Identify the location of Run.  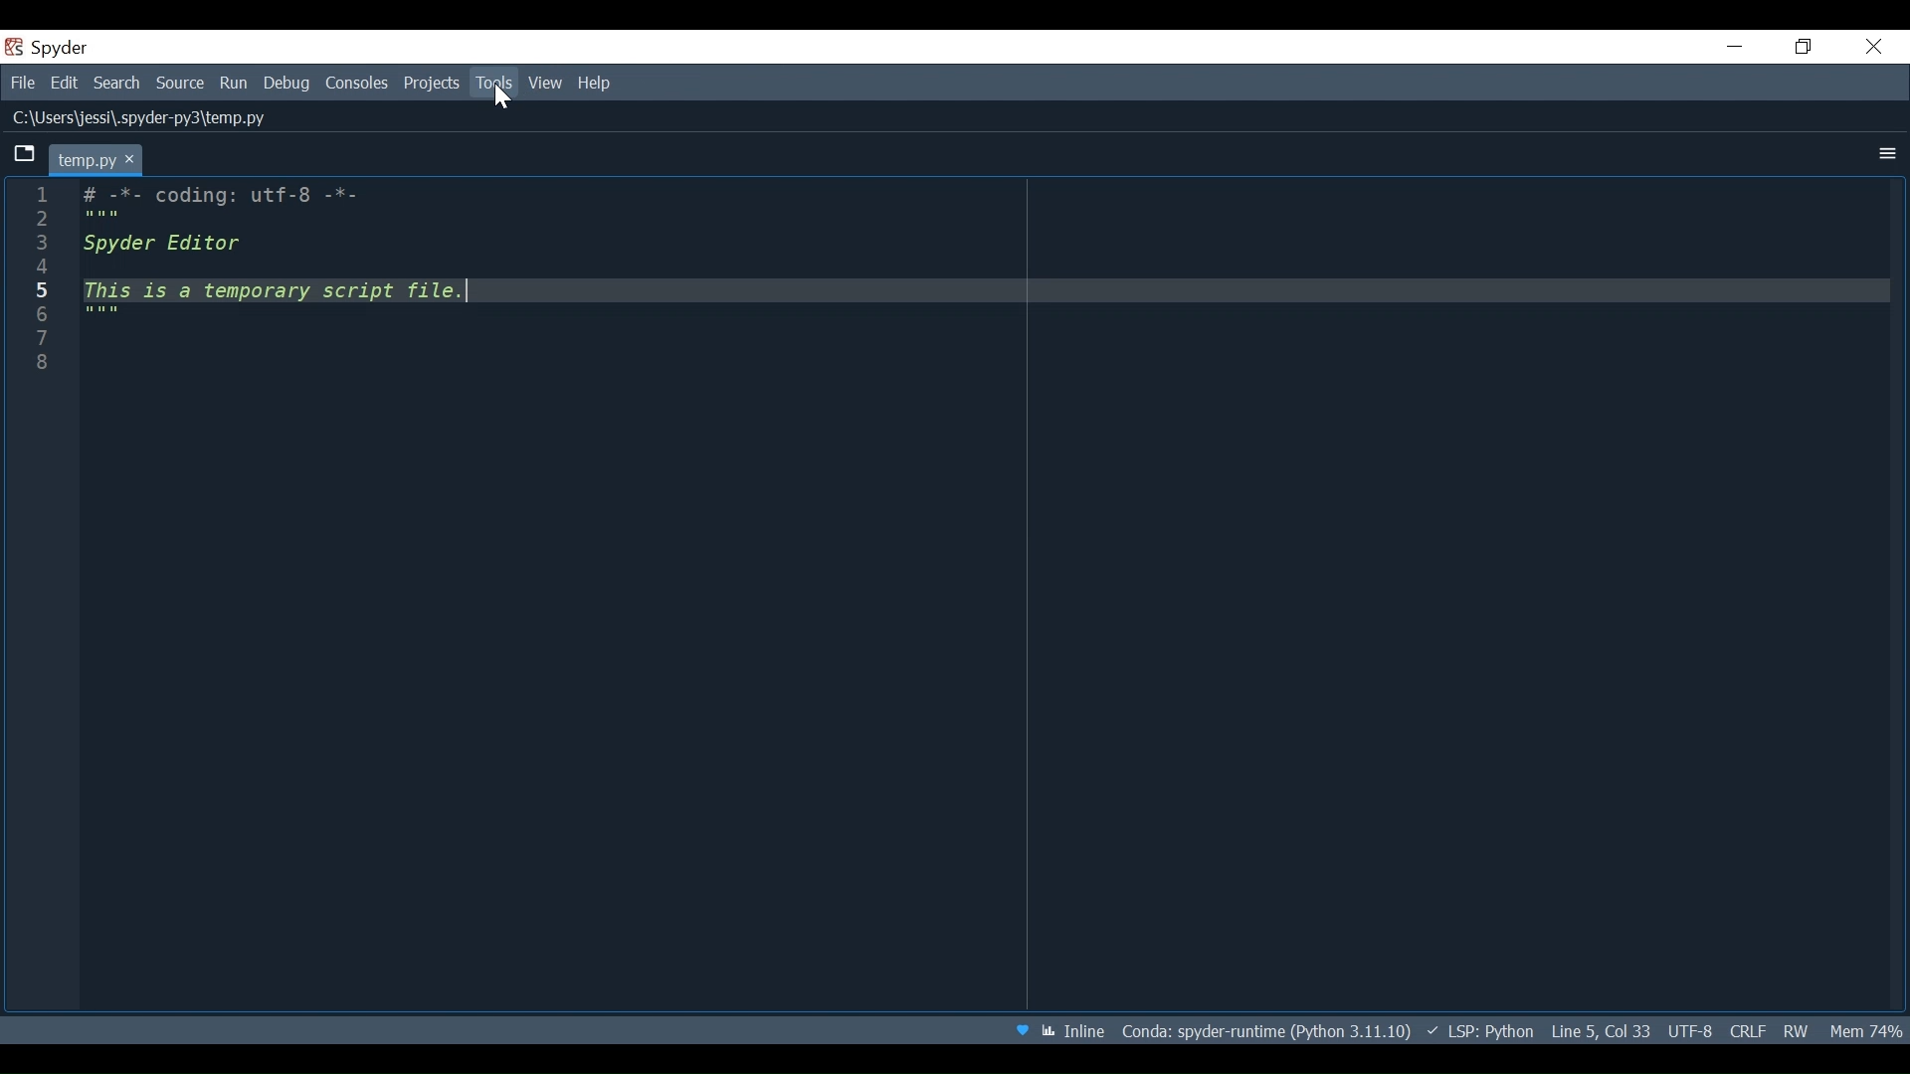
(234, 83).